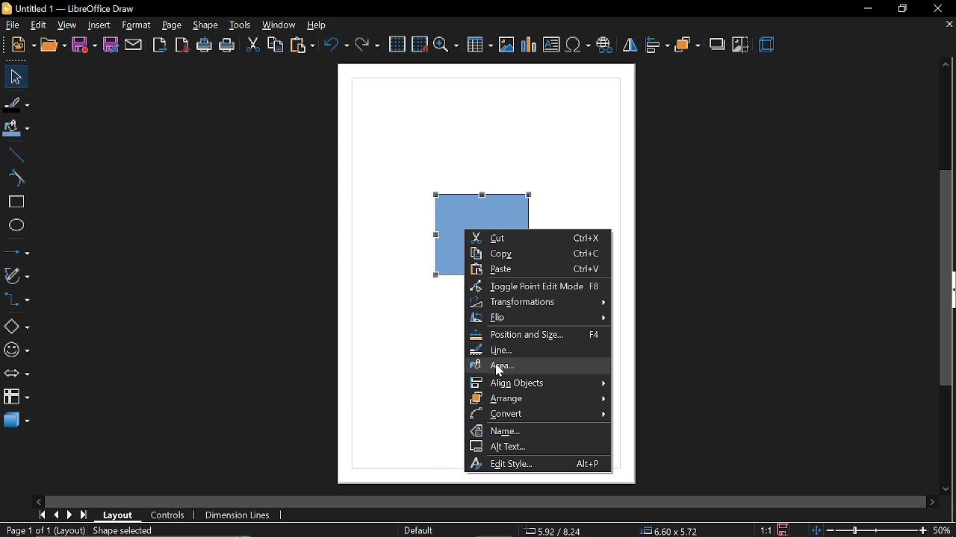 This screenshot has width=956, height=537. What do you see at coordinates (941, 8) in the screenshot?
I see `close` at bounding box center [941, 8].